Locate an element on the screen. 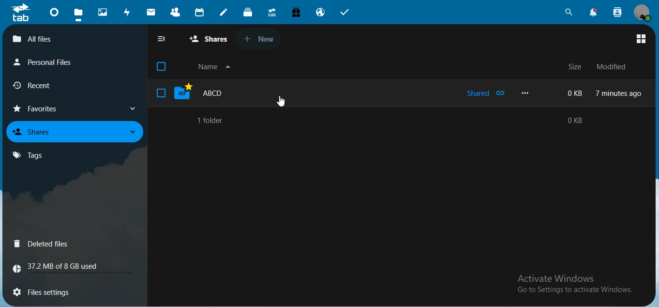  1 folder is located at coordinates (210, 121).